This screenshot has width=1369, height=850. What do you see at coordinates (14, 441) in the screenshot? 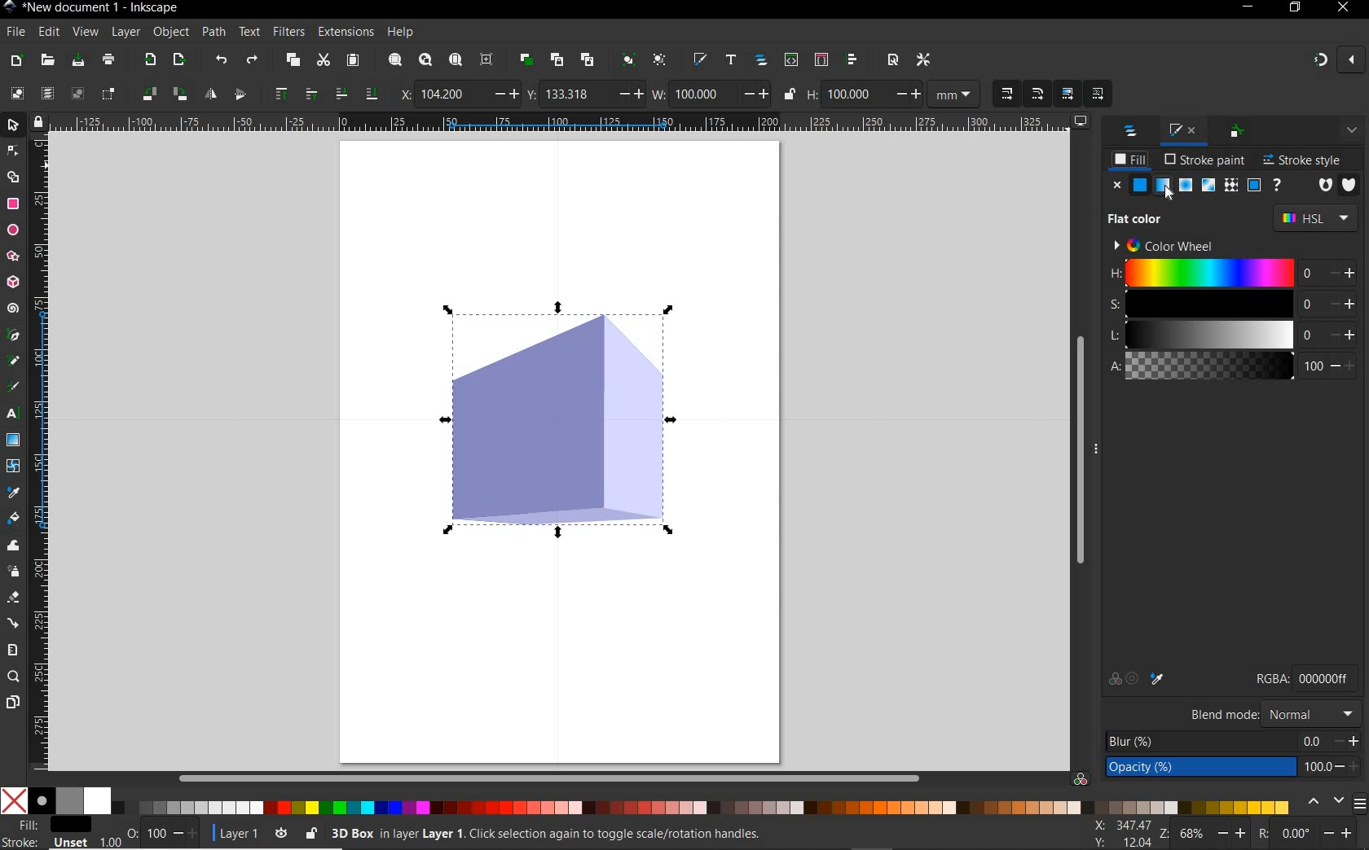
I see `GRADIENT TOOL` at bounding box center [14, 441].